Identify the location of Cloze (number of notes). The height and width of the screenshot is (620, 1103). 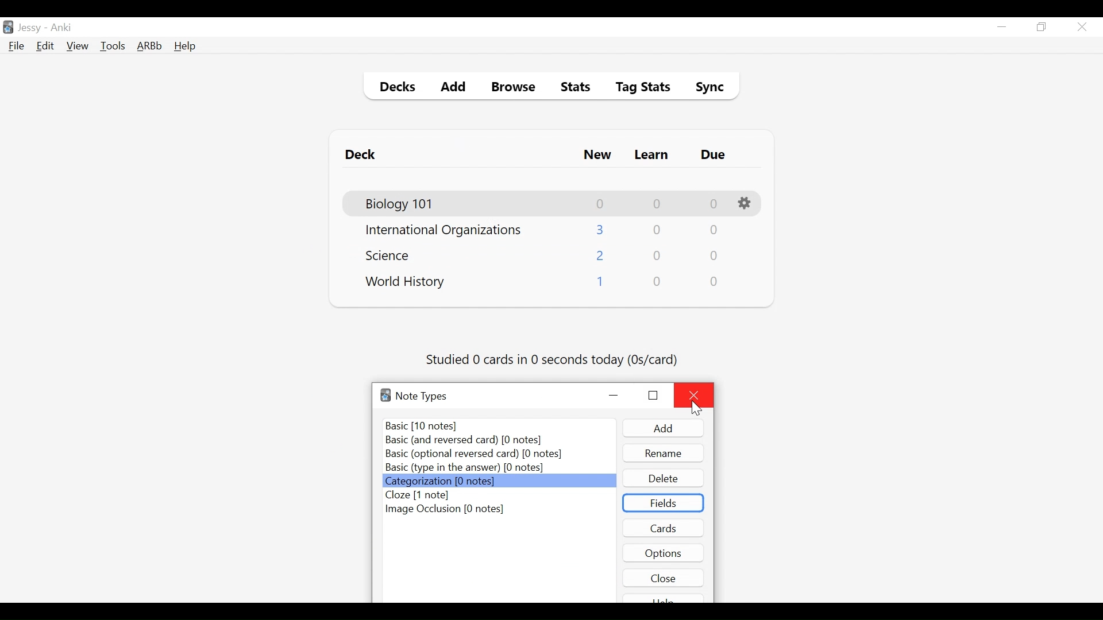
(430, 495).